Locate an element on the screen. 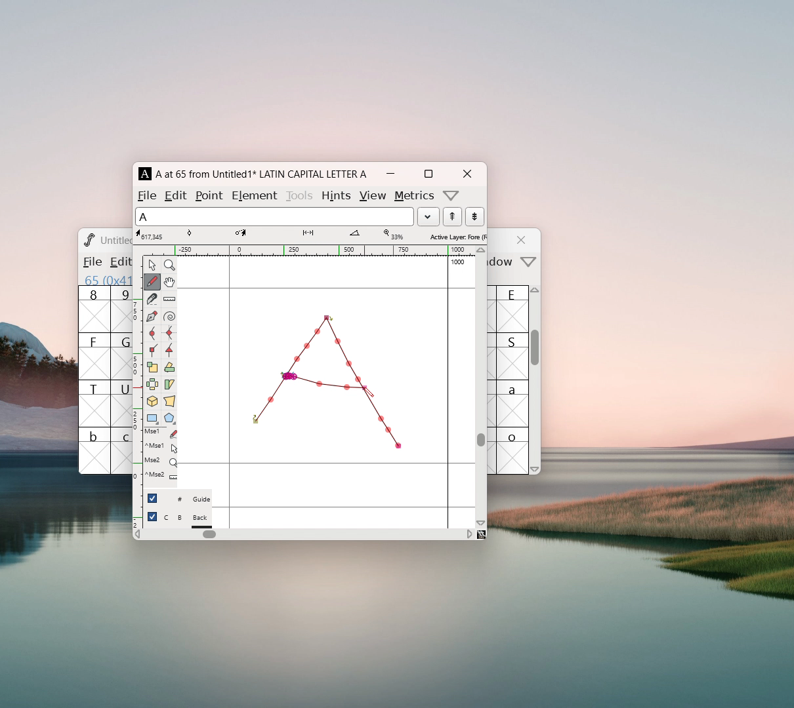 The height and width of the screenshot is (708, 794). measure distance, angle between points is located at coordinates (169, 300).